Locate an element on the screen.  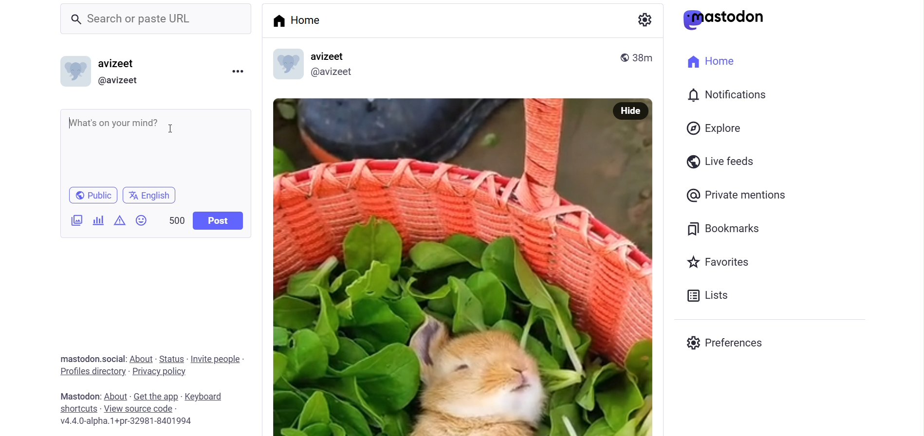
Preferences is located at coordinates (726, 344).